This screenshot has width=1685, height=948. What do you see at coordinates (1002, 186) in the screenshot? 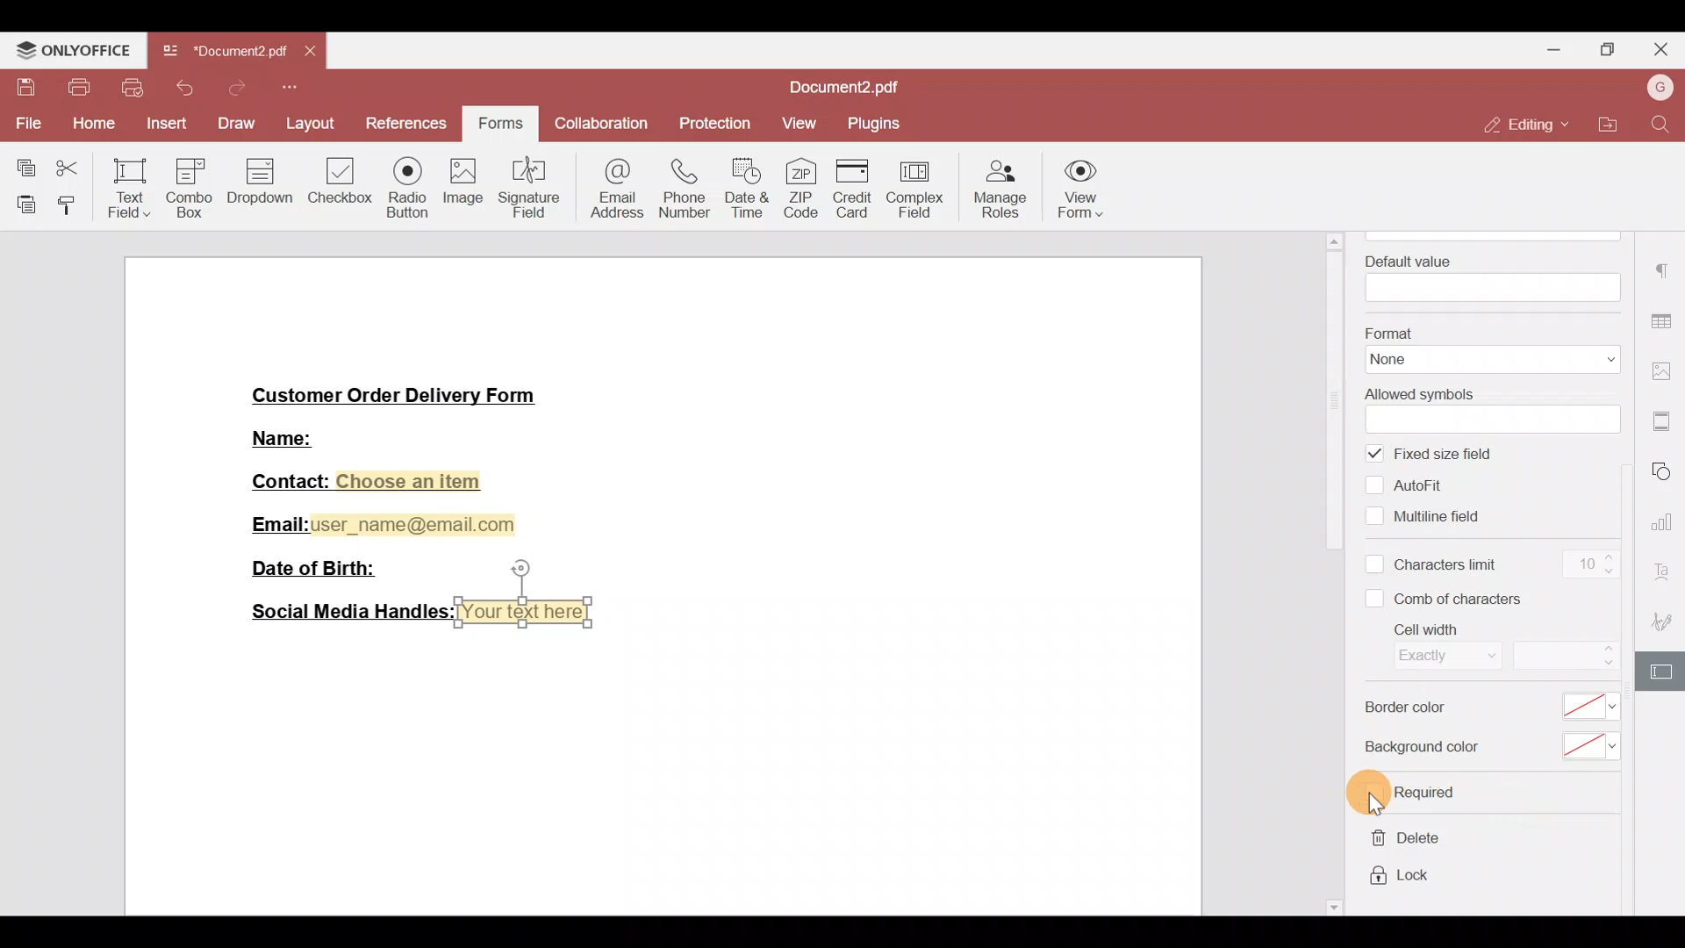
I see `Manage roles` at bounding box center [1002, 186].